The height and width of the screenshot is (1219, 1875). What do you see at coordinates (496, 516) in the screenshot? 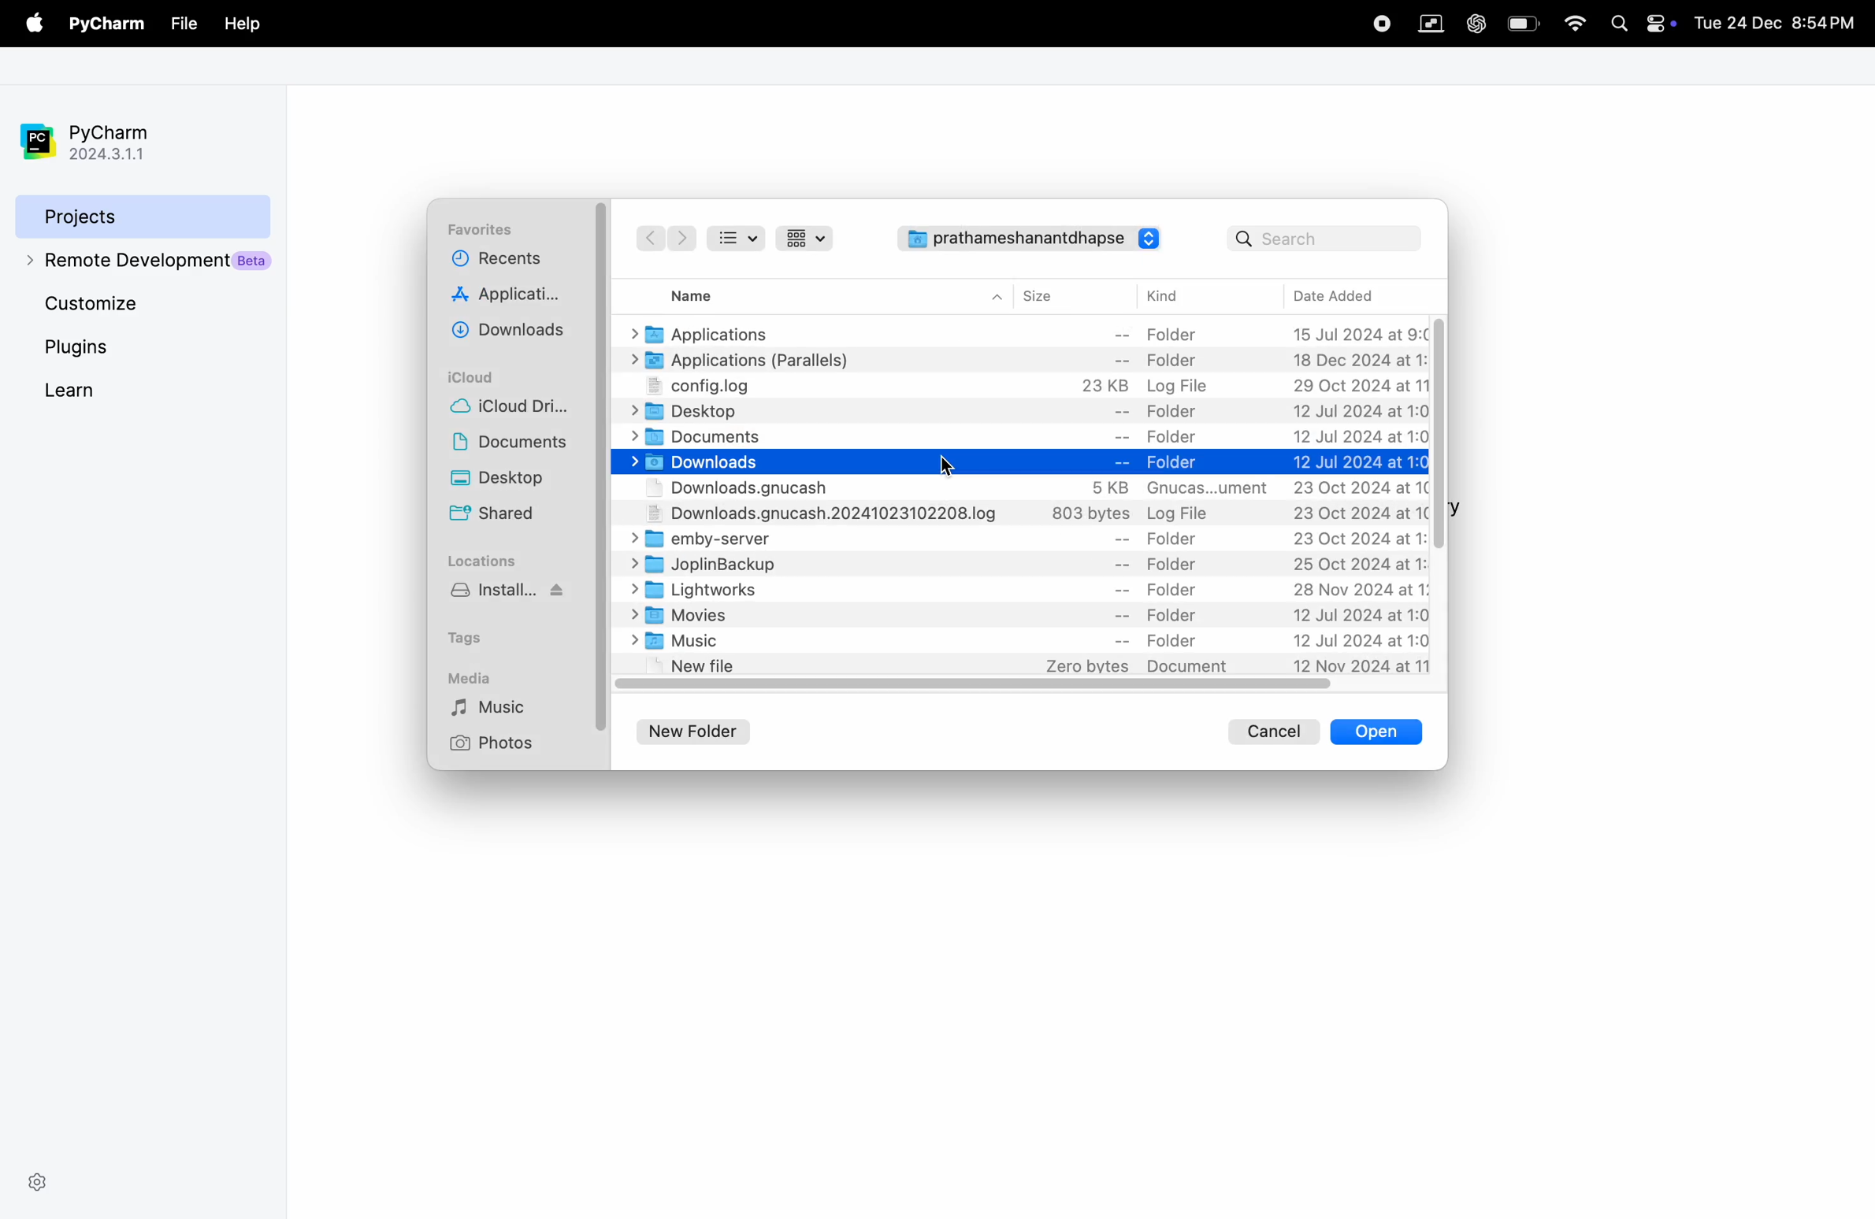
I see `shared` at bounding box center [496, 516].